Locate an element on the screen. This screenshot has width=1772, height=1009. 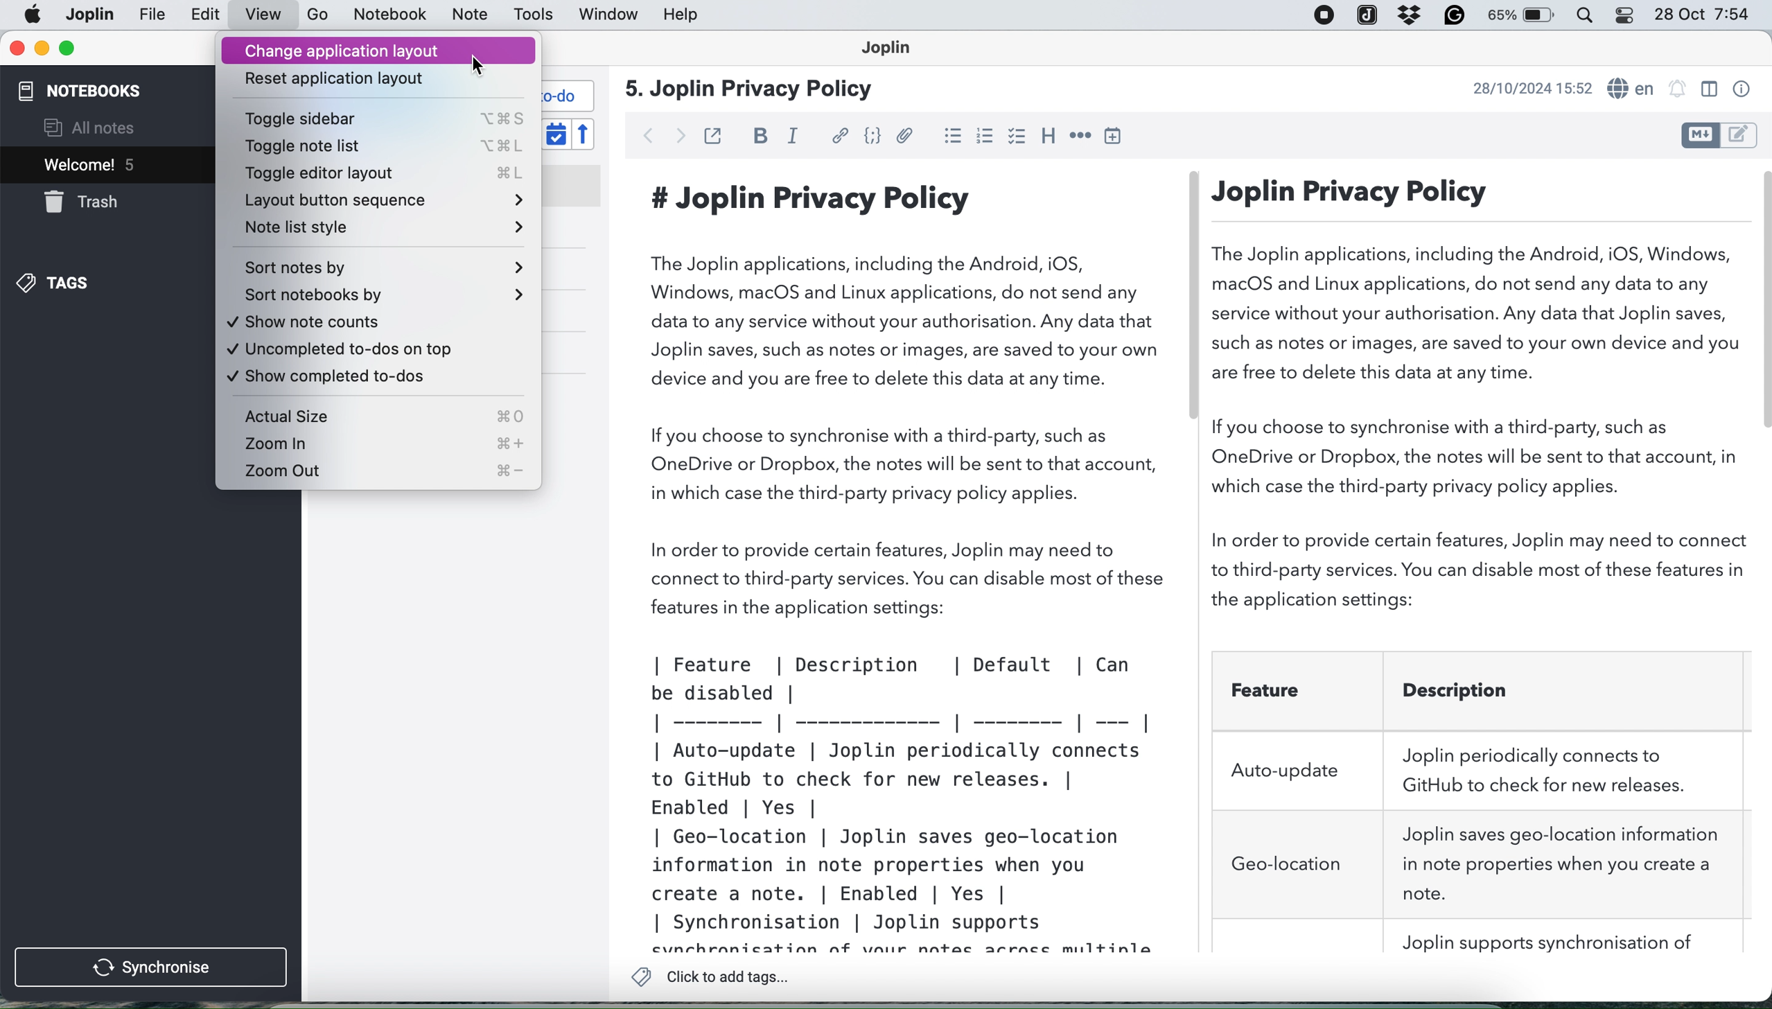
toggle editors is located at coordinates (1717, 134).